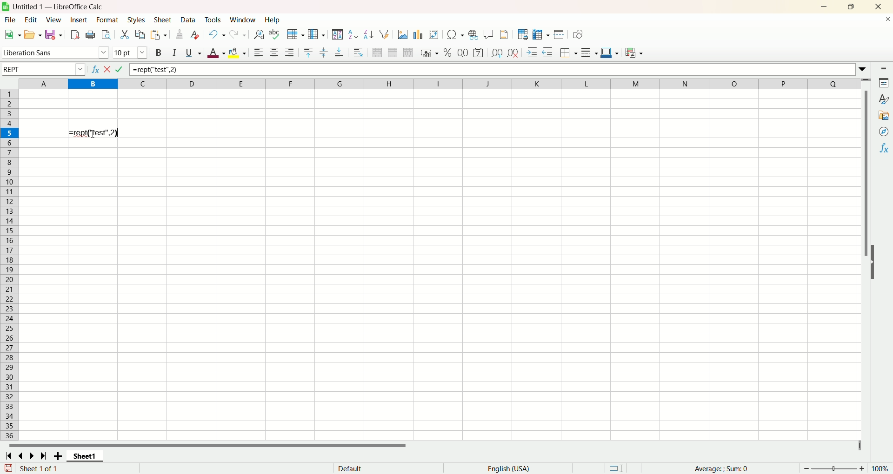  Describe the element at coordinates (885, 132) in the screenshot. I see `navigator` at that location.